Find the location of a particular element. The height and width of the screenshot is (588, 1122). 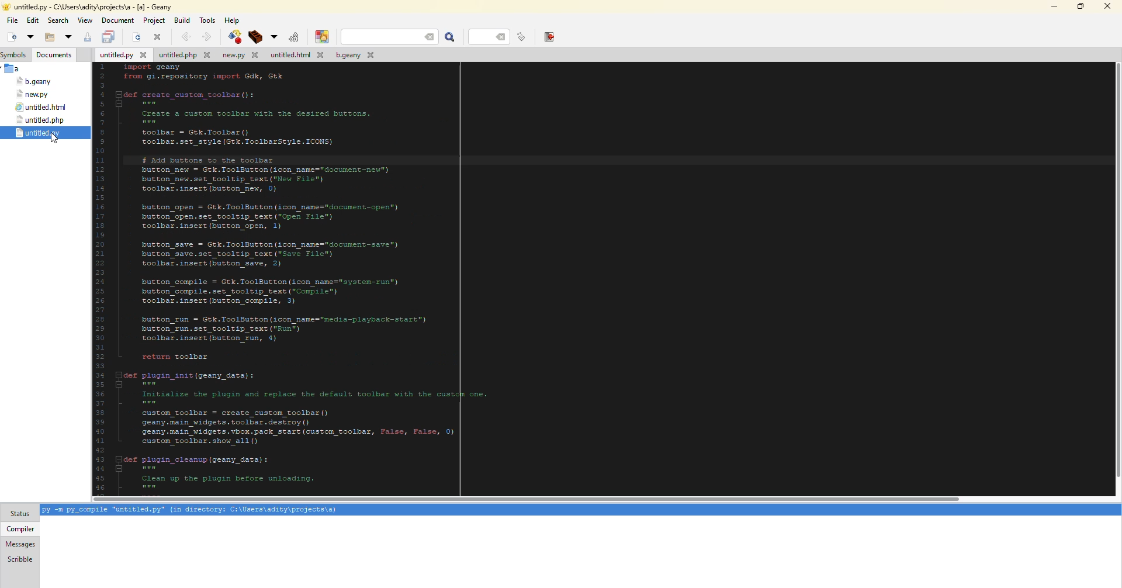

file is located at coordinates (13, 68).